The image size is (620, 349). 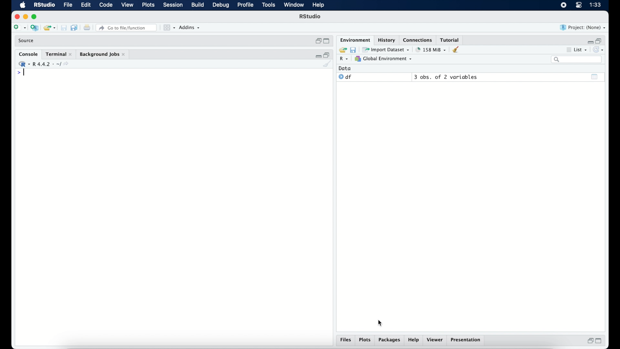 I want to click on save all documents, so click(x=74, y=27).